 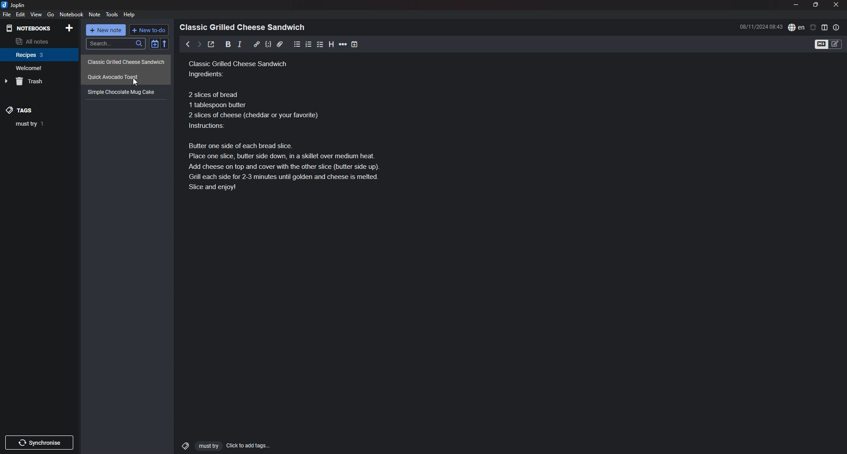 What do you see at coordinates (188, 44) in the screenshot?
I see `previous` at bounding box center [188, 44].